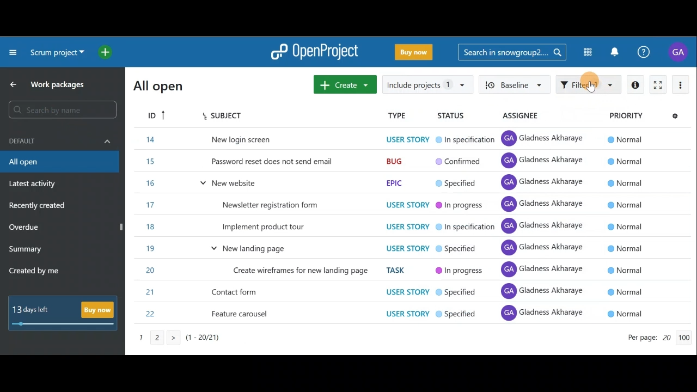 This screenshot has width=697, height=392. I want to click on Item 8, so click(396, 292).